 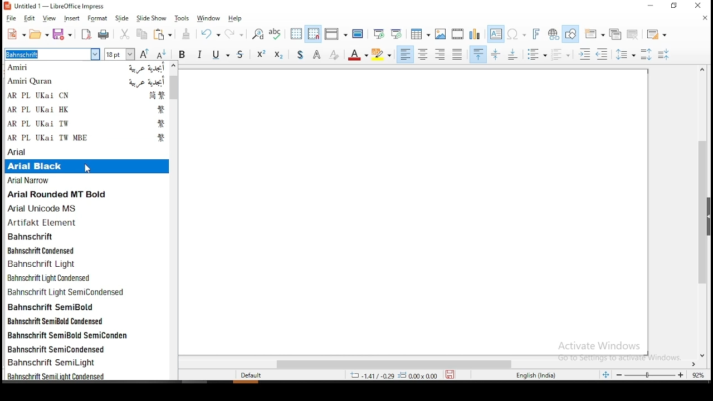 What do you see at coordinates (672, 6) in the screenshot?
I see `restore` at bounding box center [672, 6].